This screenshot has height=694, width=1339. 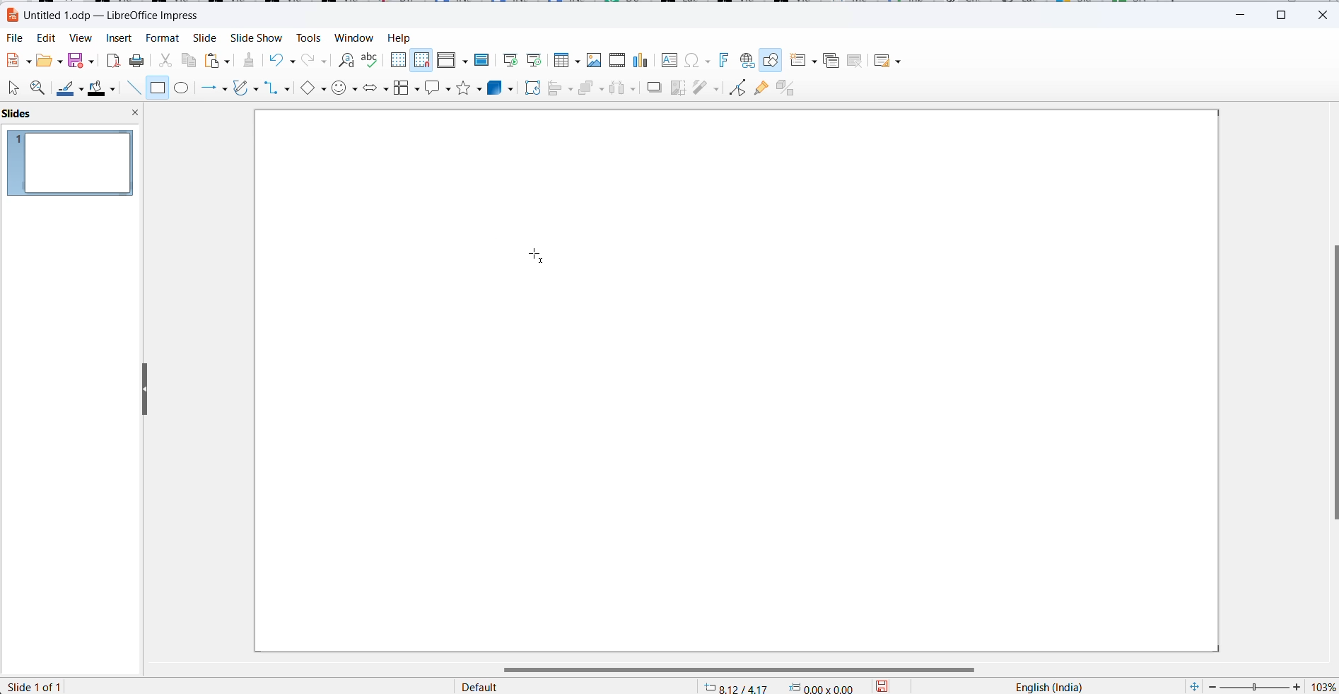 I want to click on toggle endpoint edit mode, so click(x=735, y=87).